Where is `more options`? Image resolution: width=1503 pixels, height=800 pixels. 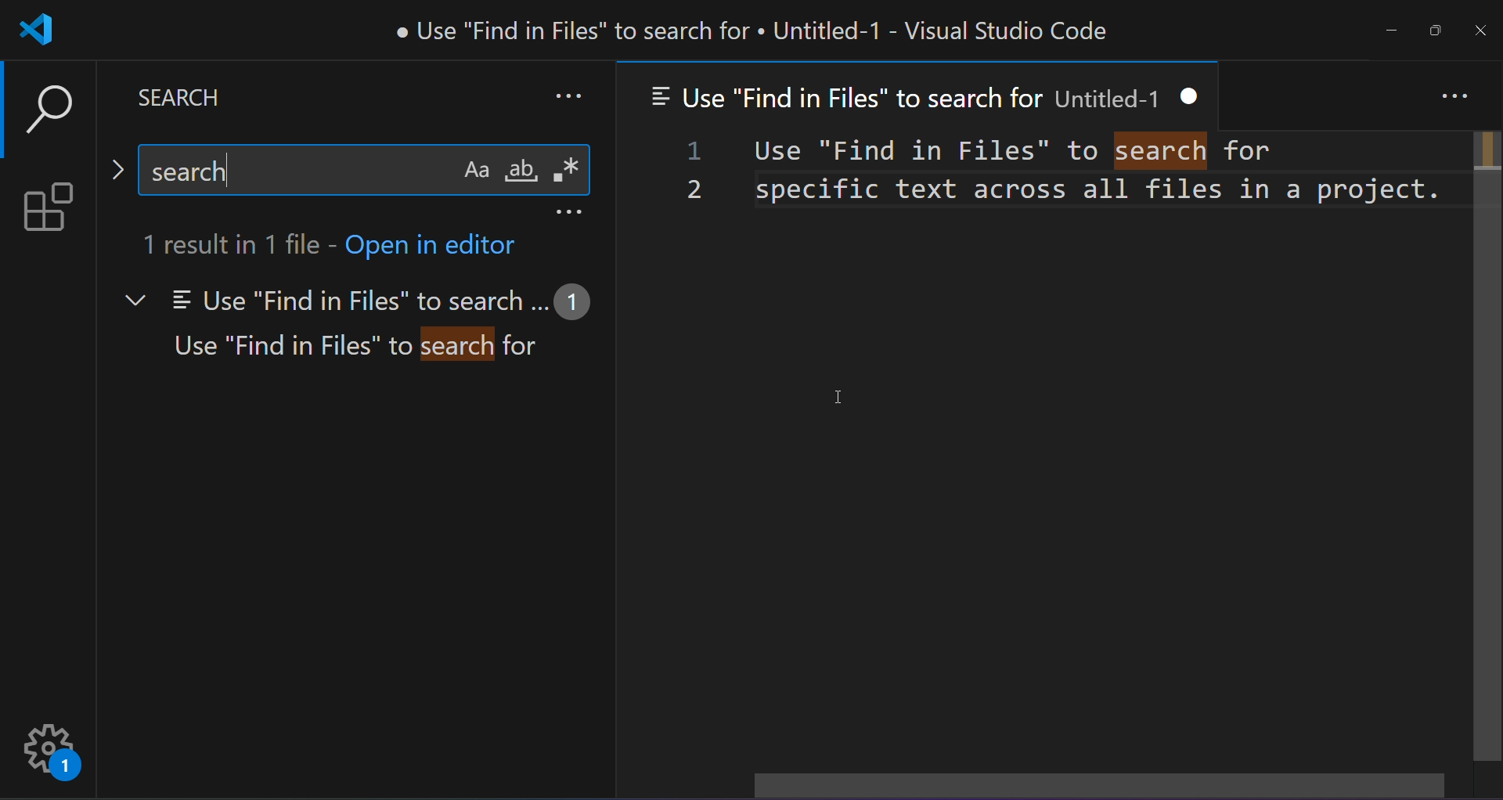
more options is located at coordinates (560, 214).